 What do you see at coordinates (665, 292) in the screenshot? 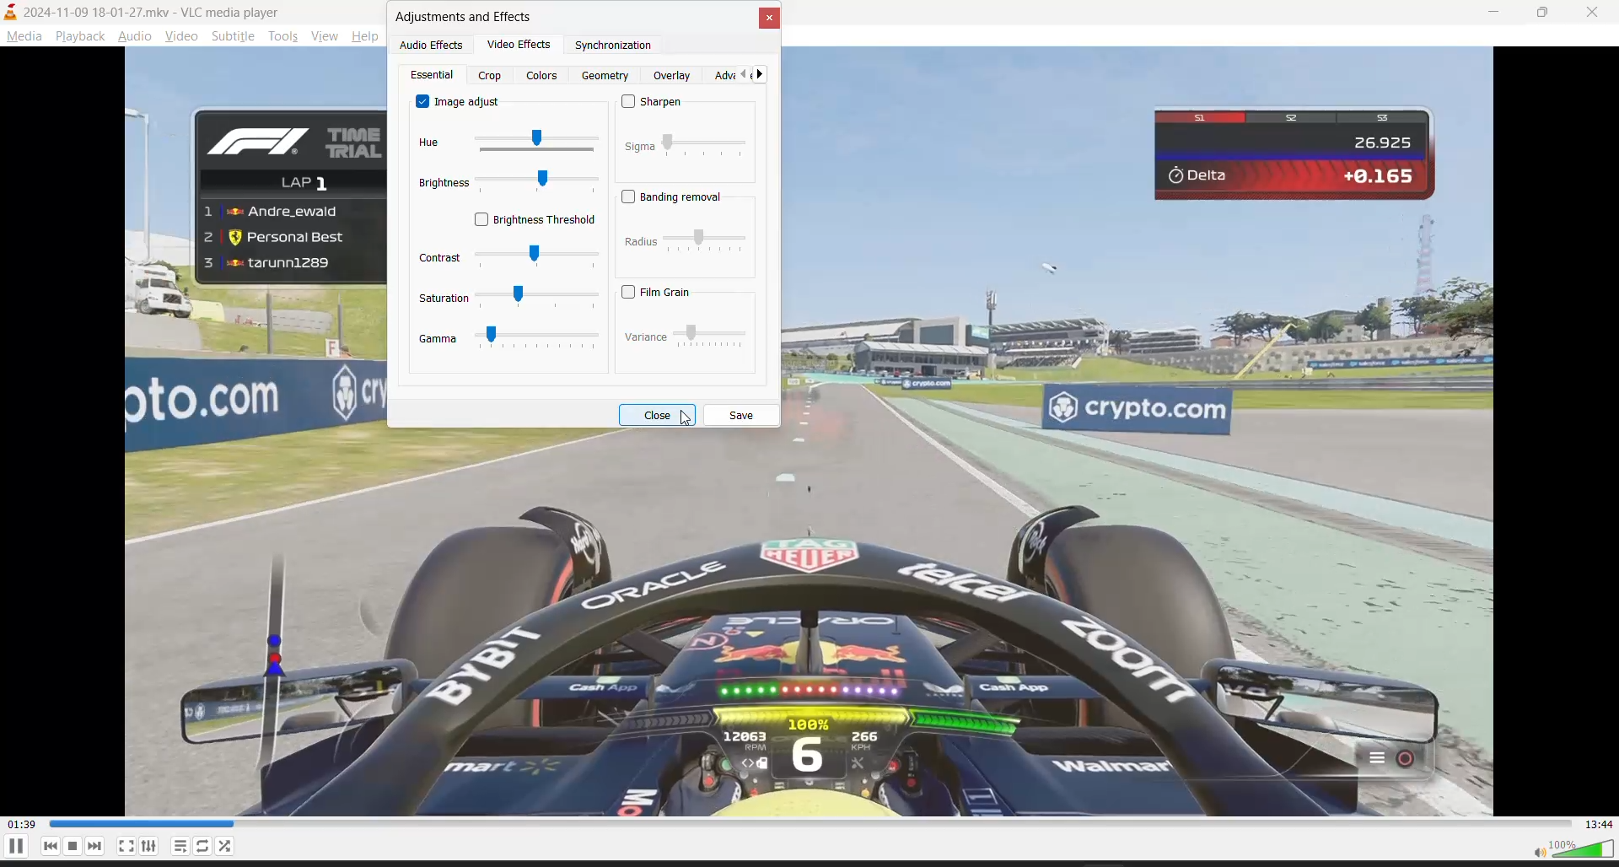
I see `film grain` at bounding box center [665, 292].